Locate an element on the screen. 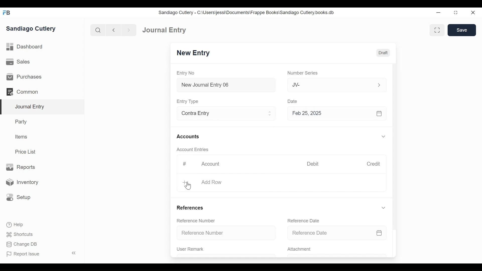  Setup is located at coordinates (17, 197).